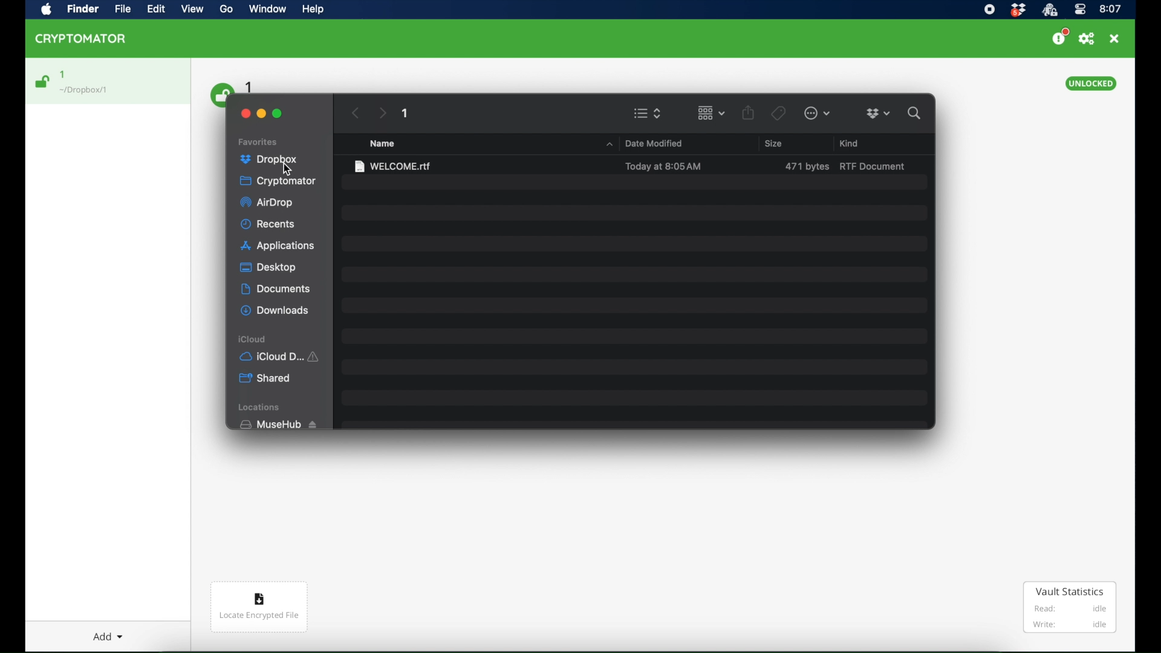  I want to click on control center, so click(1079, 10).